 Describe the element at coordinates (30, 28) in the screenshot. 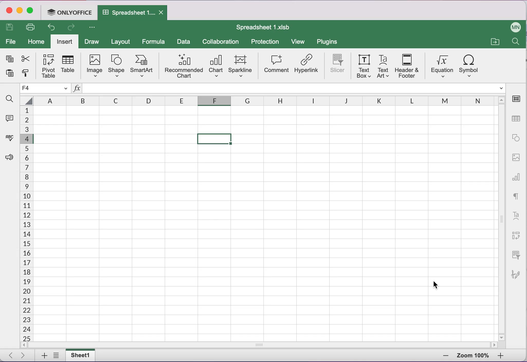

I see `print` at that location.